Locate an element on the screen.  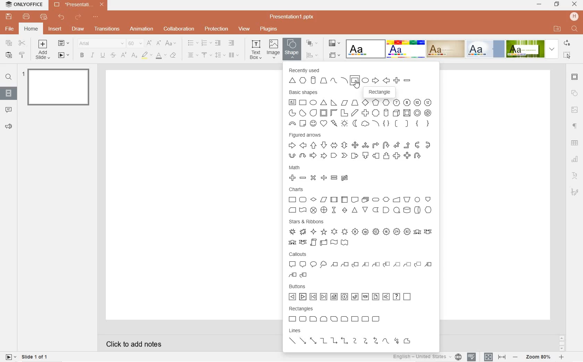
FIND is located at coordinates (575, 29).